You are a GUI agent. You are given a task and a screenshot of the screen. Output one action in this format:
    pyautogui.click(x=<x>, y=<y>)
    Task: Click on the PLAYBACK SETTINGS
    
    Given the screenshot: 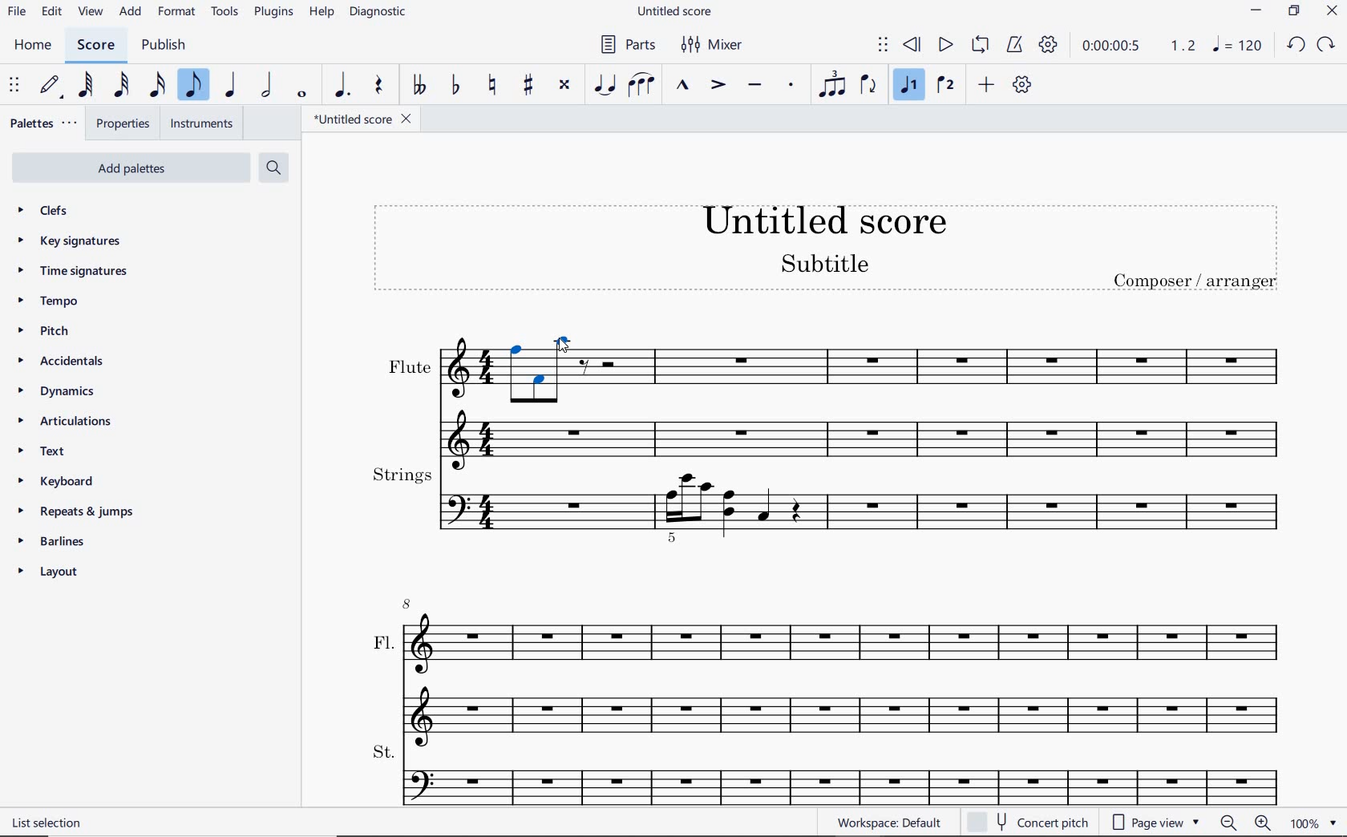 What is the action you would take?
    pyautogui.click(x=1048, y=44)
    